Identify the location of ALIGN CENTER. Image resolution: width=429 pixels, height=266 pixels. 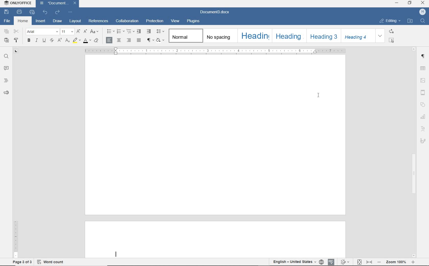
(119, 40).